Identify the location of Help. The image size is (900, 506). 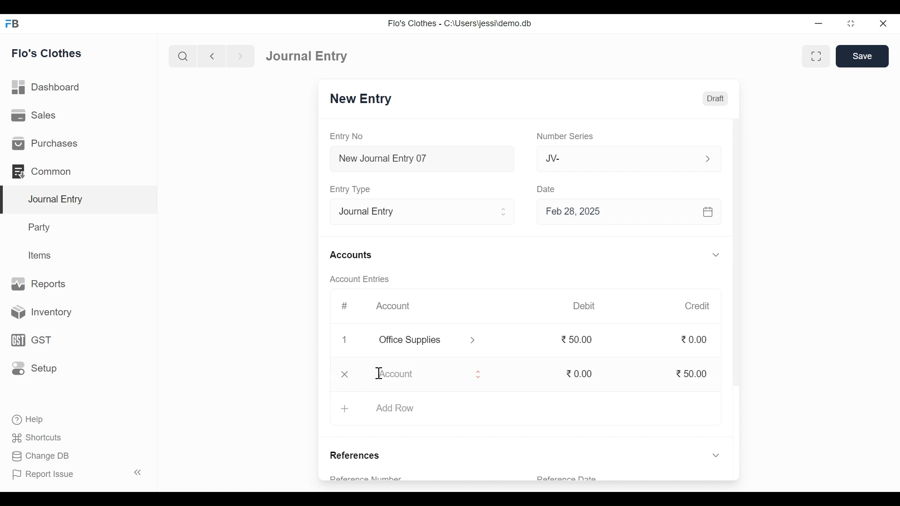
(27, 418).